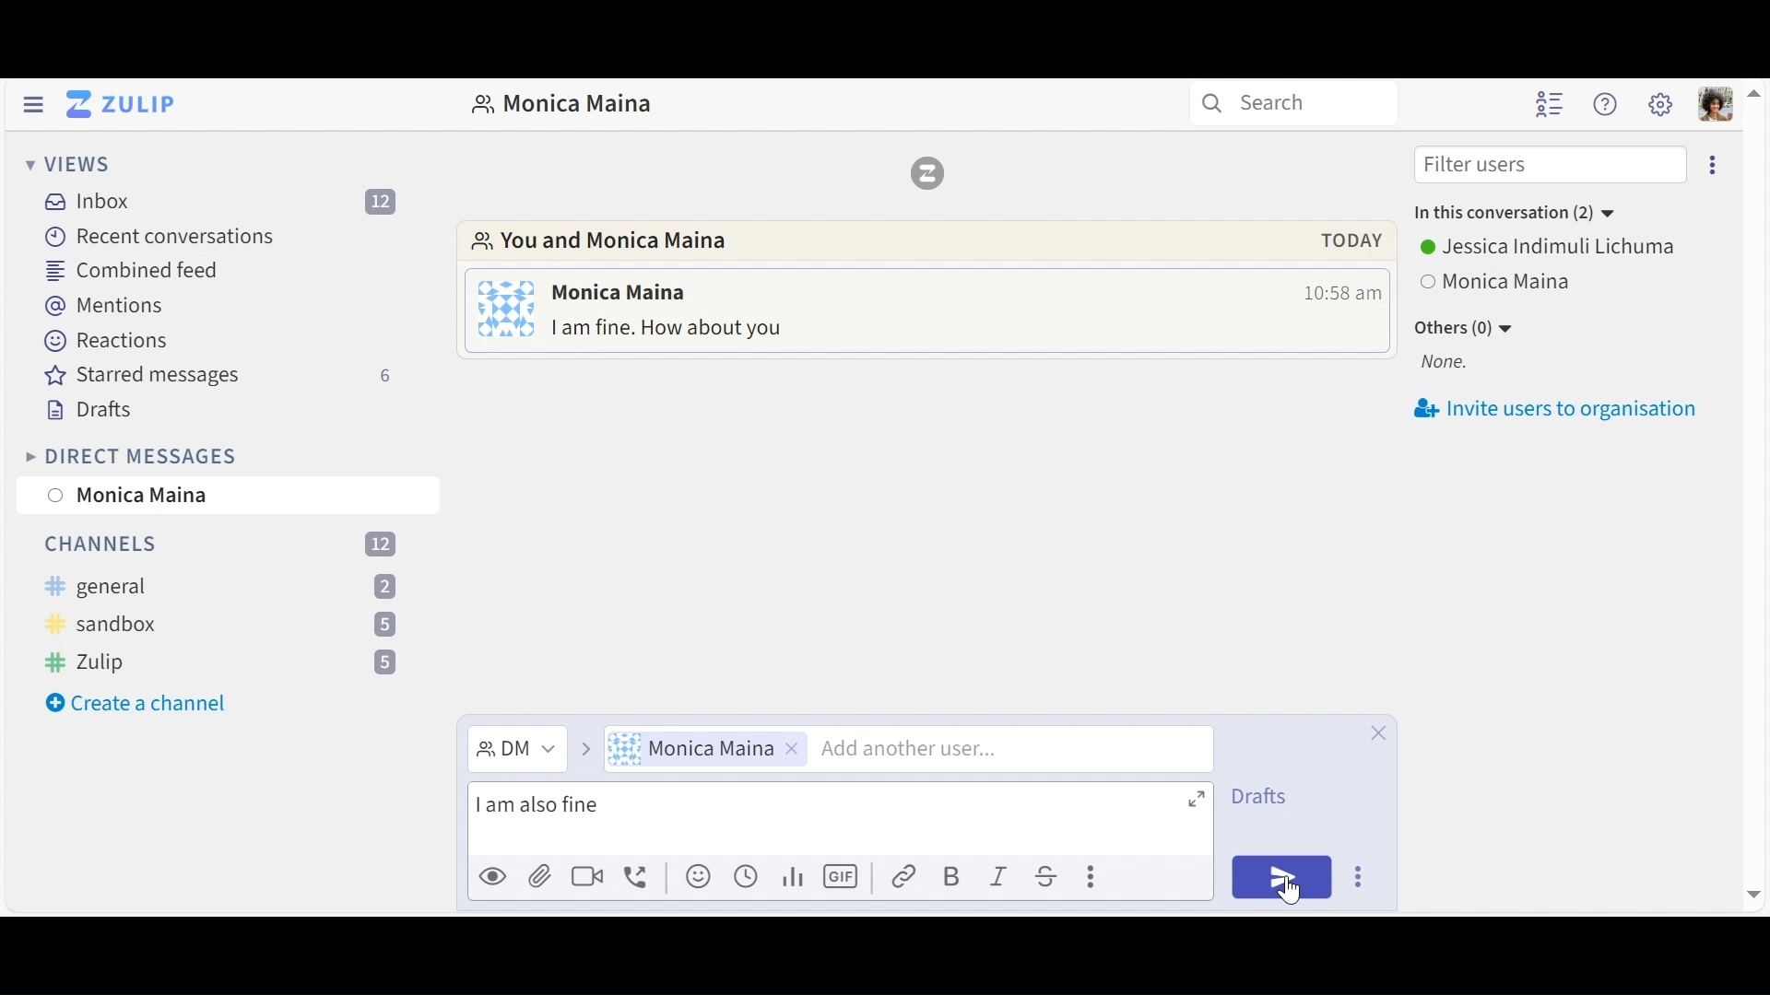 The image size is (1770, 995). I want to click on Add voice call, so click(641, 879).